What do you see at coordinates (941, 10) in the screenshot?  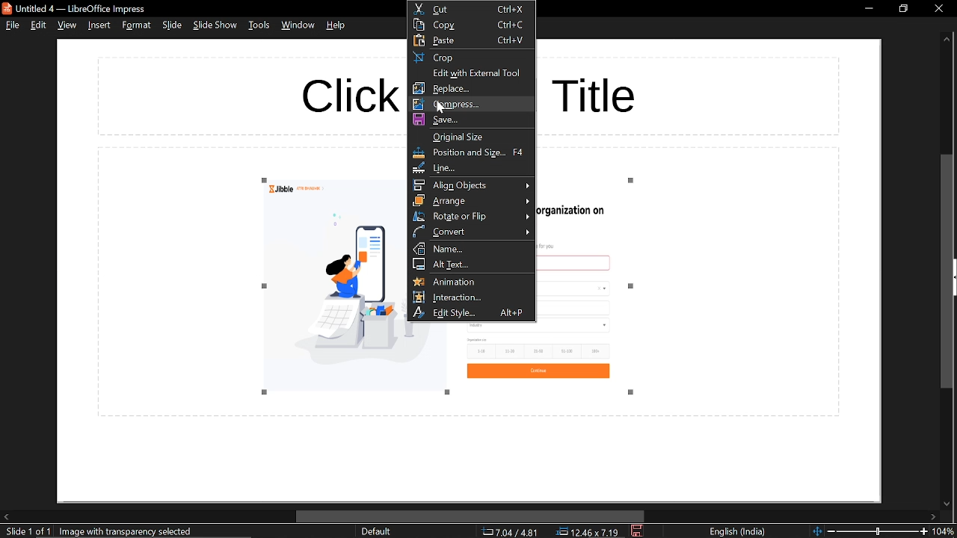 I see `close` at bounding box center [941, 10].